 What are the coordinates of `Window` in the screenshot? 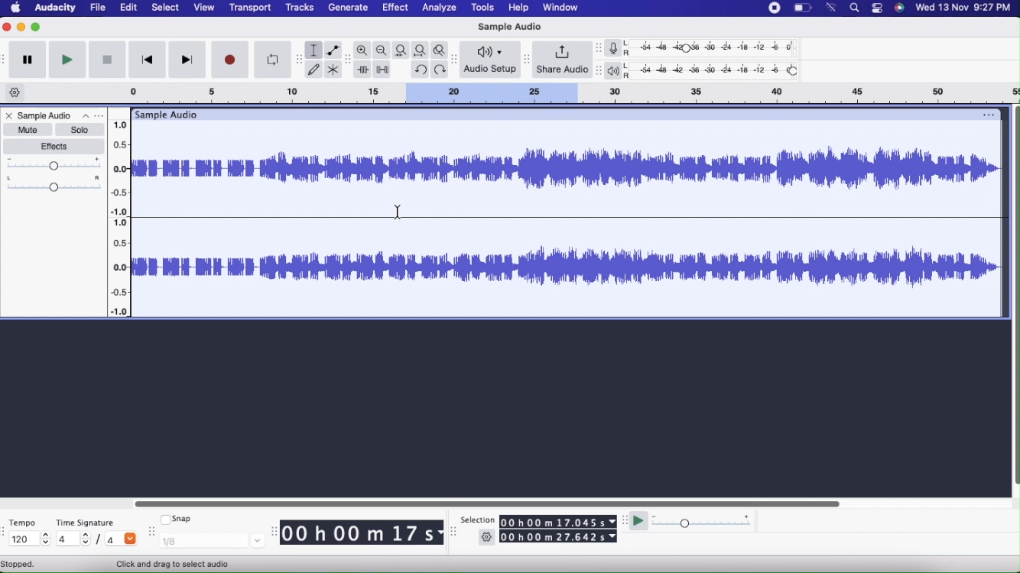 It's located at (569, 7).